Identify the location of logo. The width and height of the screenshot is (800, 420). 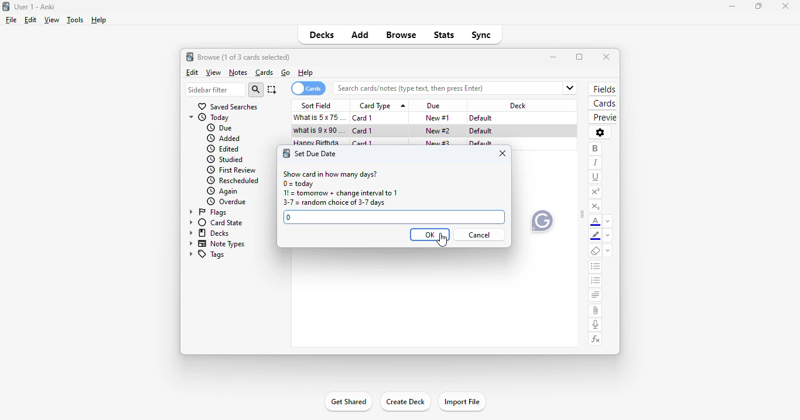
(189, 57).